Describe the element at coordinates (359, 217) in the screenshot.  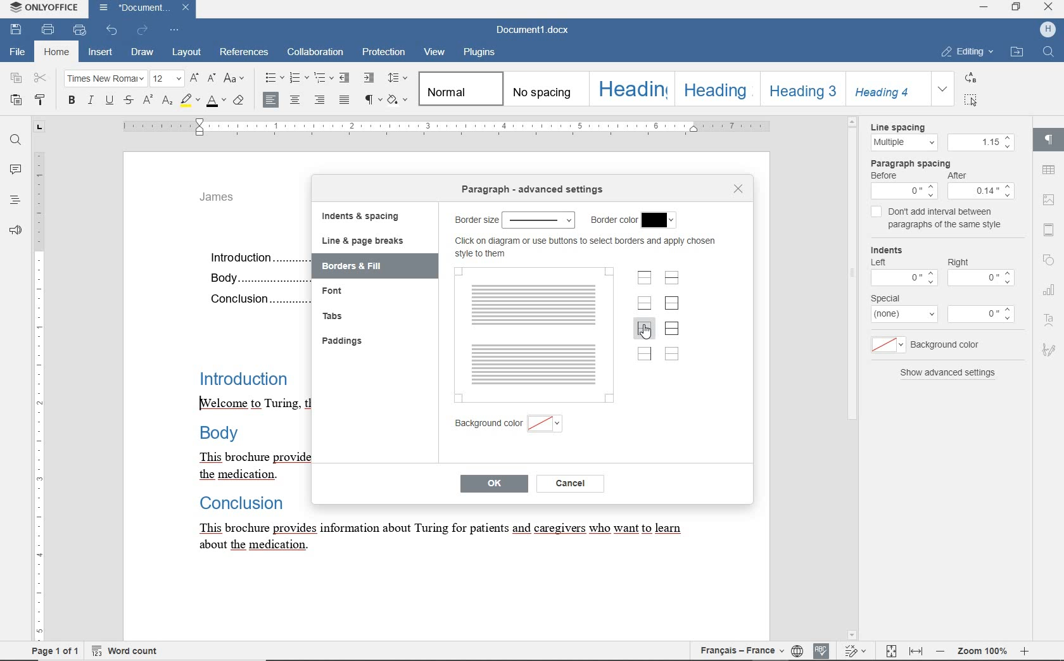
I see `indents & spacing` at that location.